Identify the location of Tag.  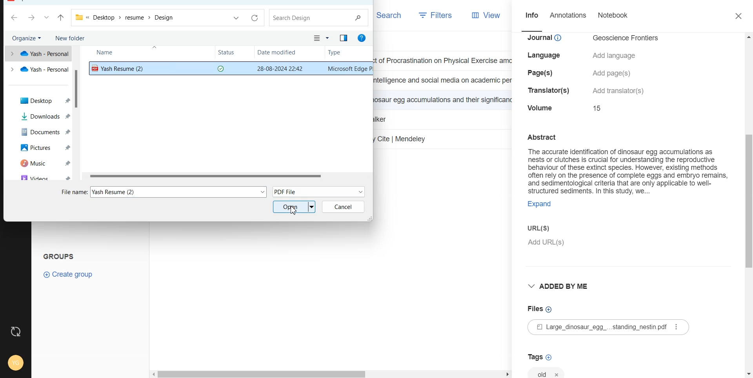
(547, 371).